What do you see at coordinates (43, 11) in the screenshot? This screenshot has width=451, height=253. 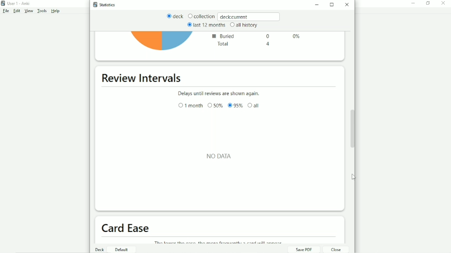 I see `Tools` at bounding box center [43, 11].